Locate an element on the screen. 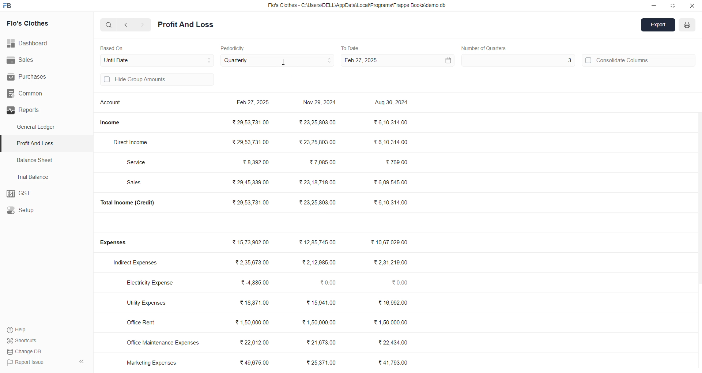 This screenshot has height=373, width=702. ₹23,25,803.00 is located at coordinates (319, 202).